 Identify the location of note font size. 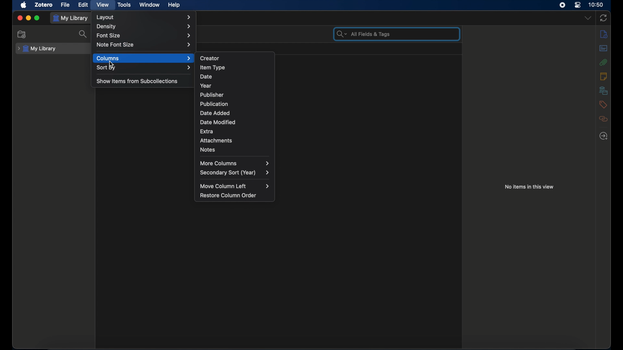
(144, 45).